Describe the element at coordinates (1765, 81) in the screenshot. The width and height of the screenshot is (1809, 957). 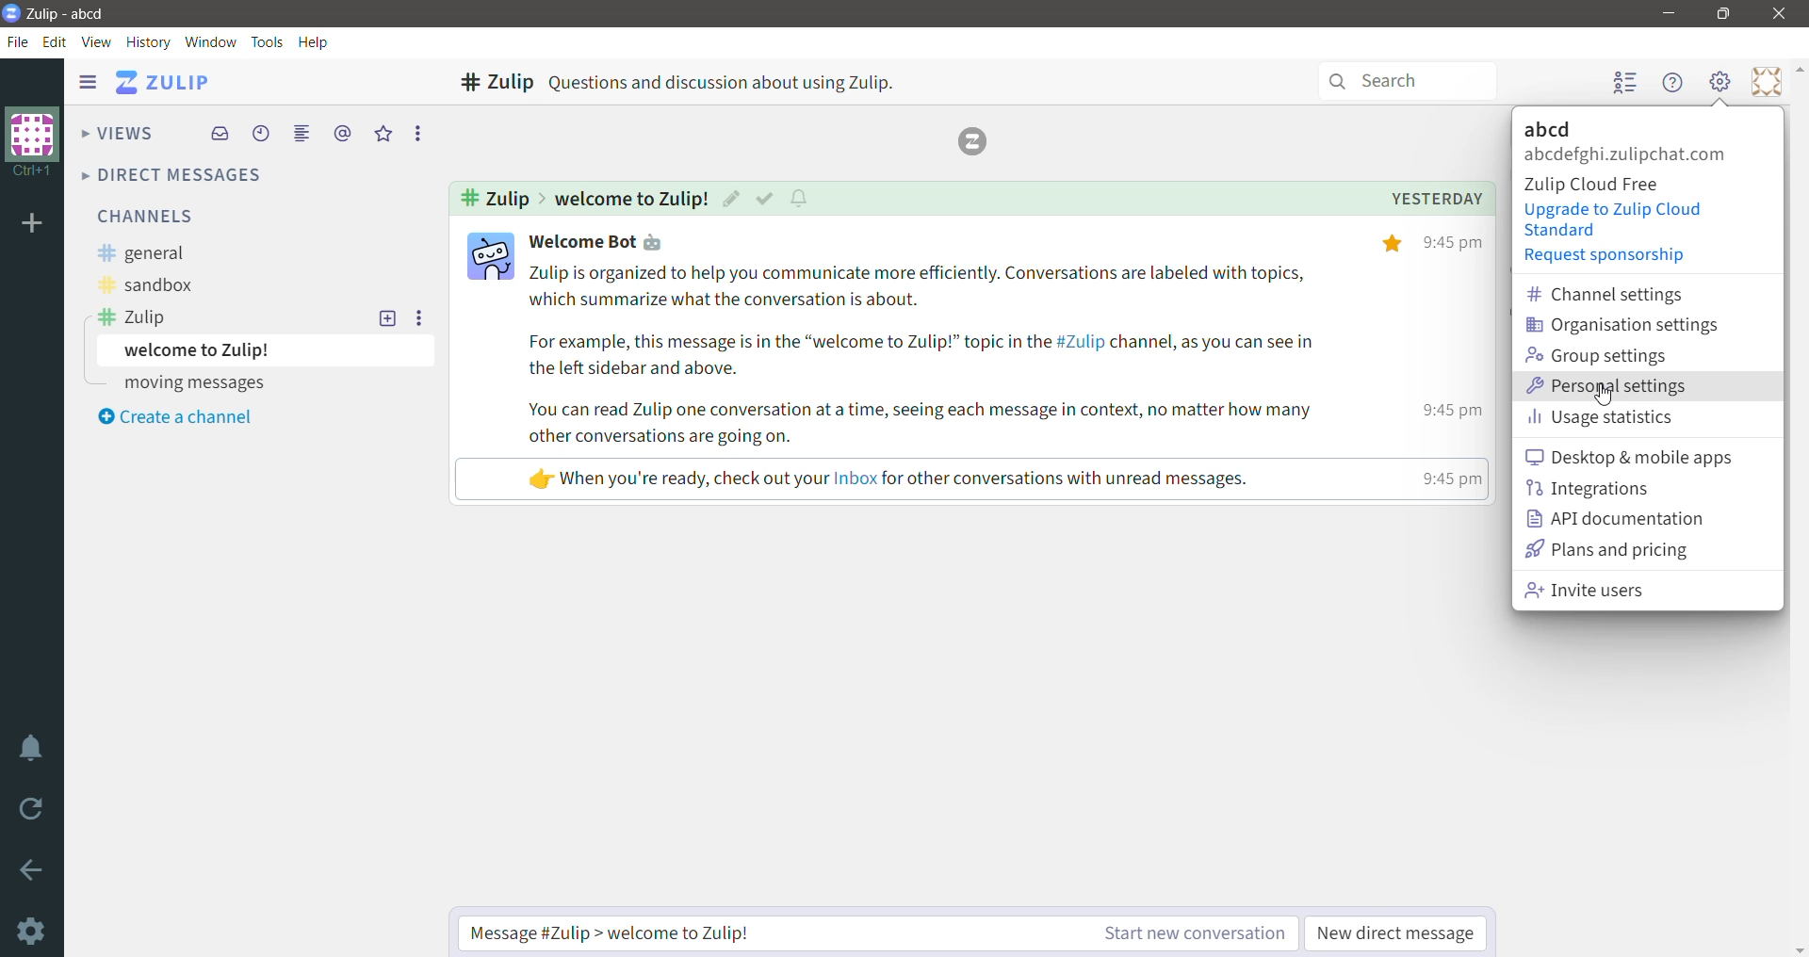
I see `Personal Menu` at that location.